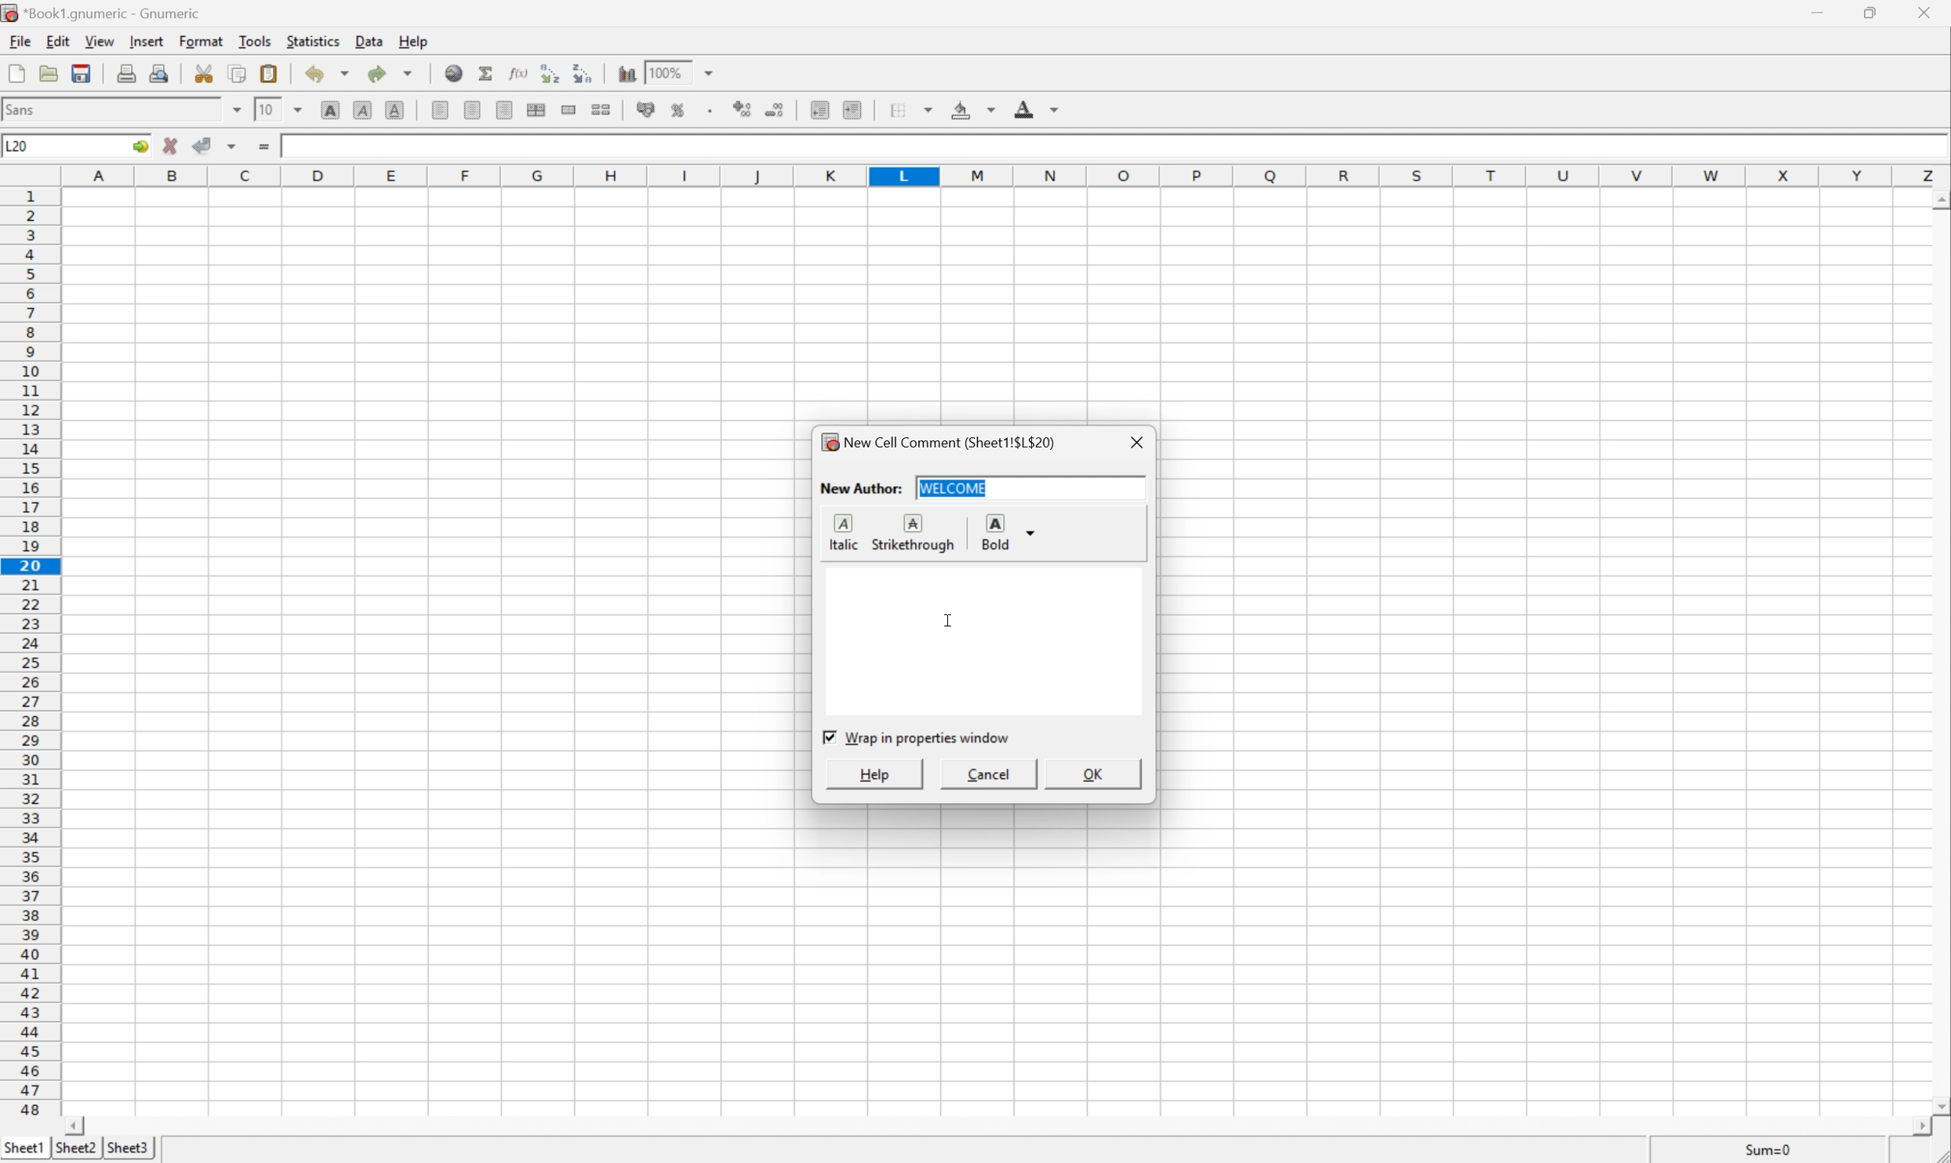 The height and width of the screenshot is (1163, 1951). What do you see at coordinates (74, 1148) in the screenshot?
I see `Sheet3` at bounding box center [74, 1148].